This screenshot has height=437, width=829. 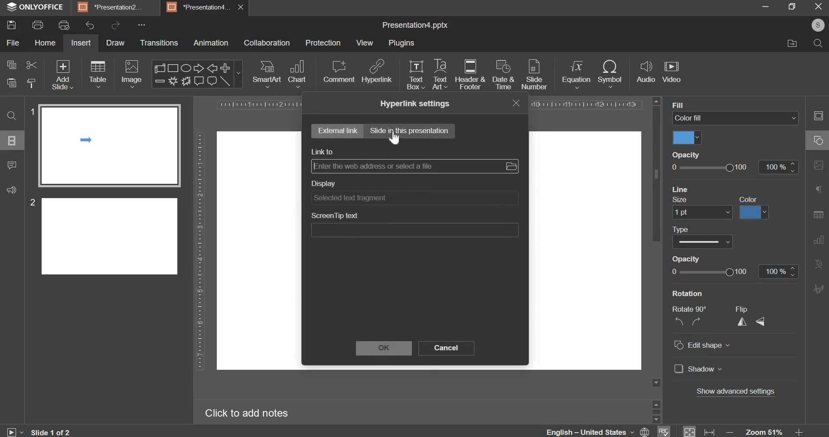 I want to click on *Presentation2., so click(x=111, y=8).